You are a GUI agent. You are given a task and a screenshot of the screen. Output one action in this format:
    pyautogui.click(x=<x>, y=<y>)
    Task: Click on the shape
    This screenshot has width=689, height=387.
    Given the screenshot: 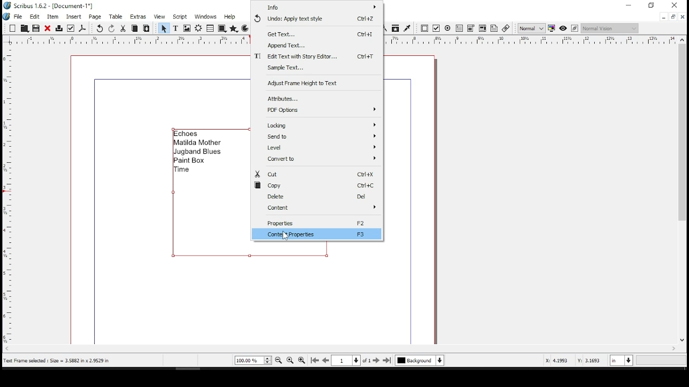 What is the action you would take?
    pyautogui.click(x=221, y=28)
    